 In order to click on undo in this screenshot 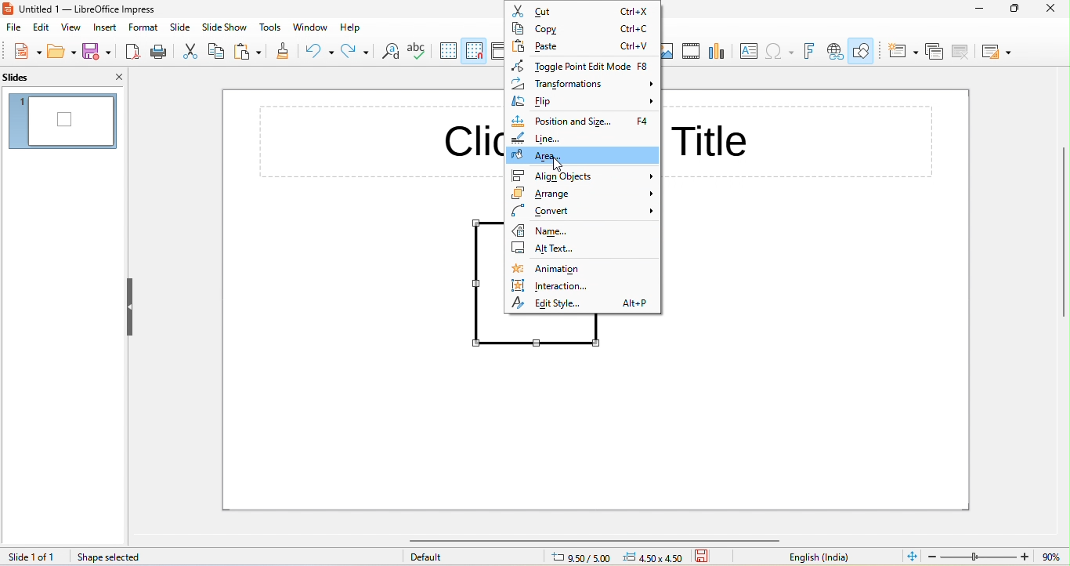, I will do `click(319, 50)`.